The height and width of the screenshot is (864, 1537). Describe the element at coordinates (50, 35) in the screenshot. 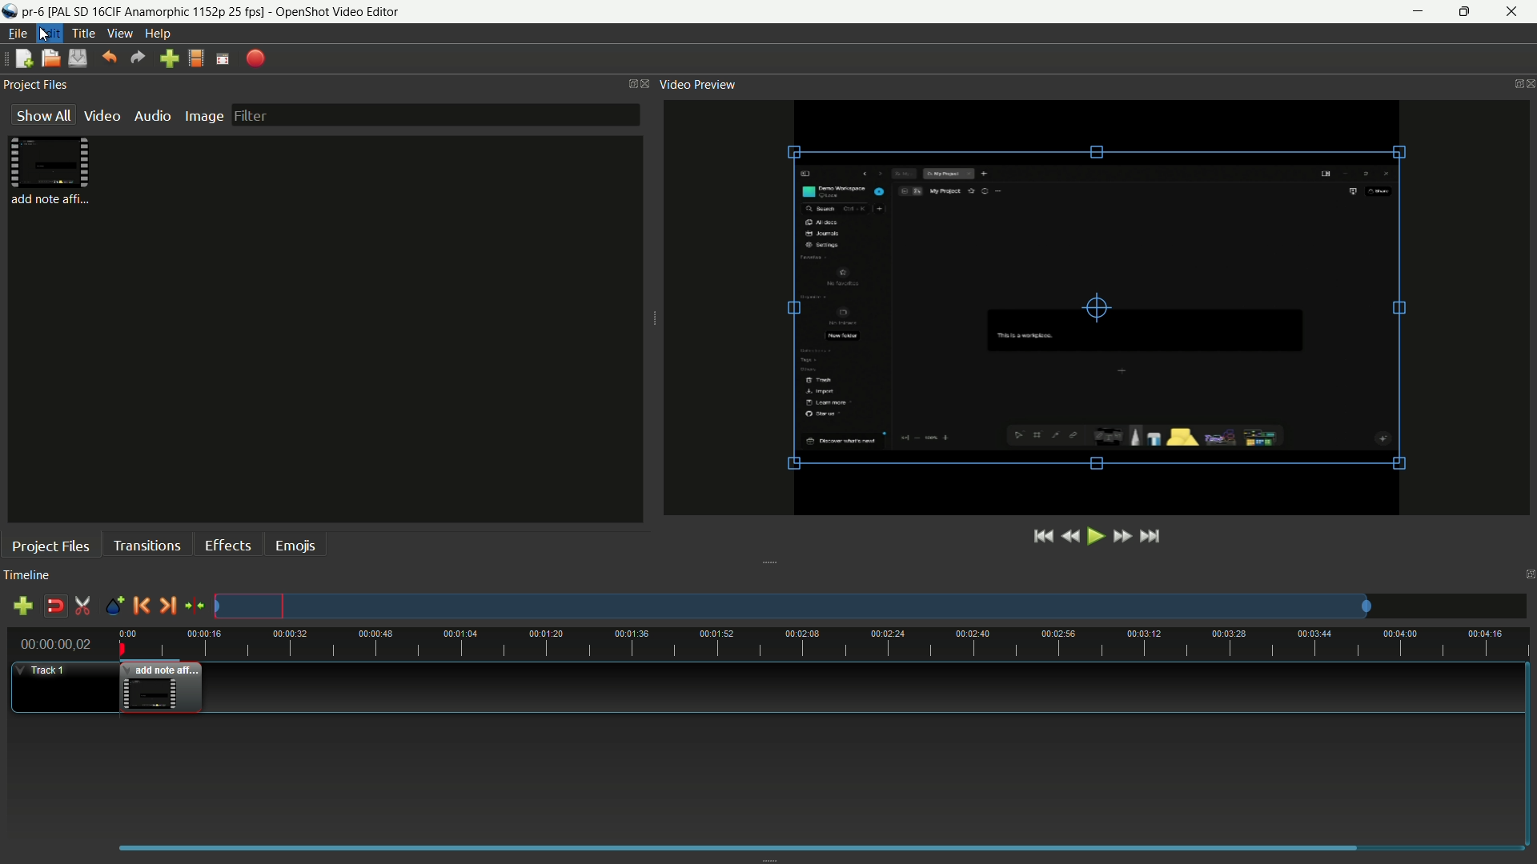

I see `edit menu` at that location.